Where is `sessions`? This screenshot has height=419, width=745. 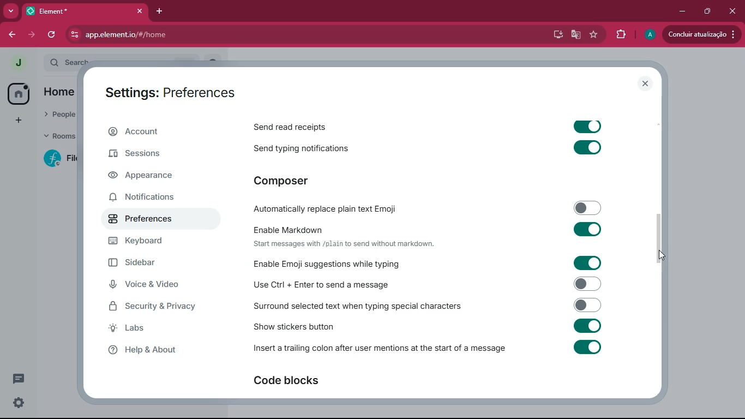 sessions is located at coordinates (154, 156).